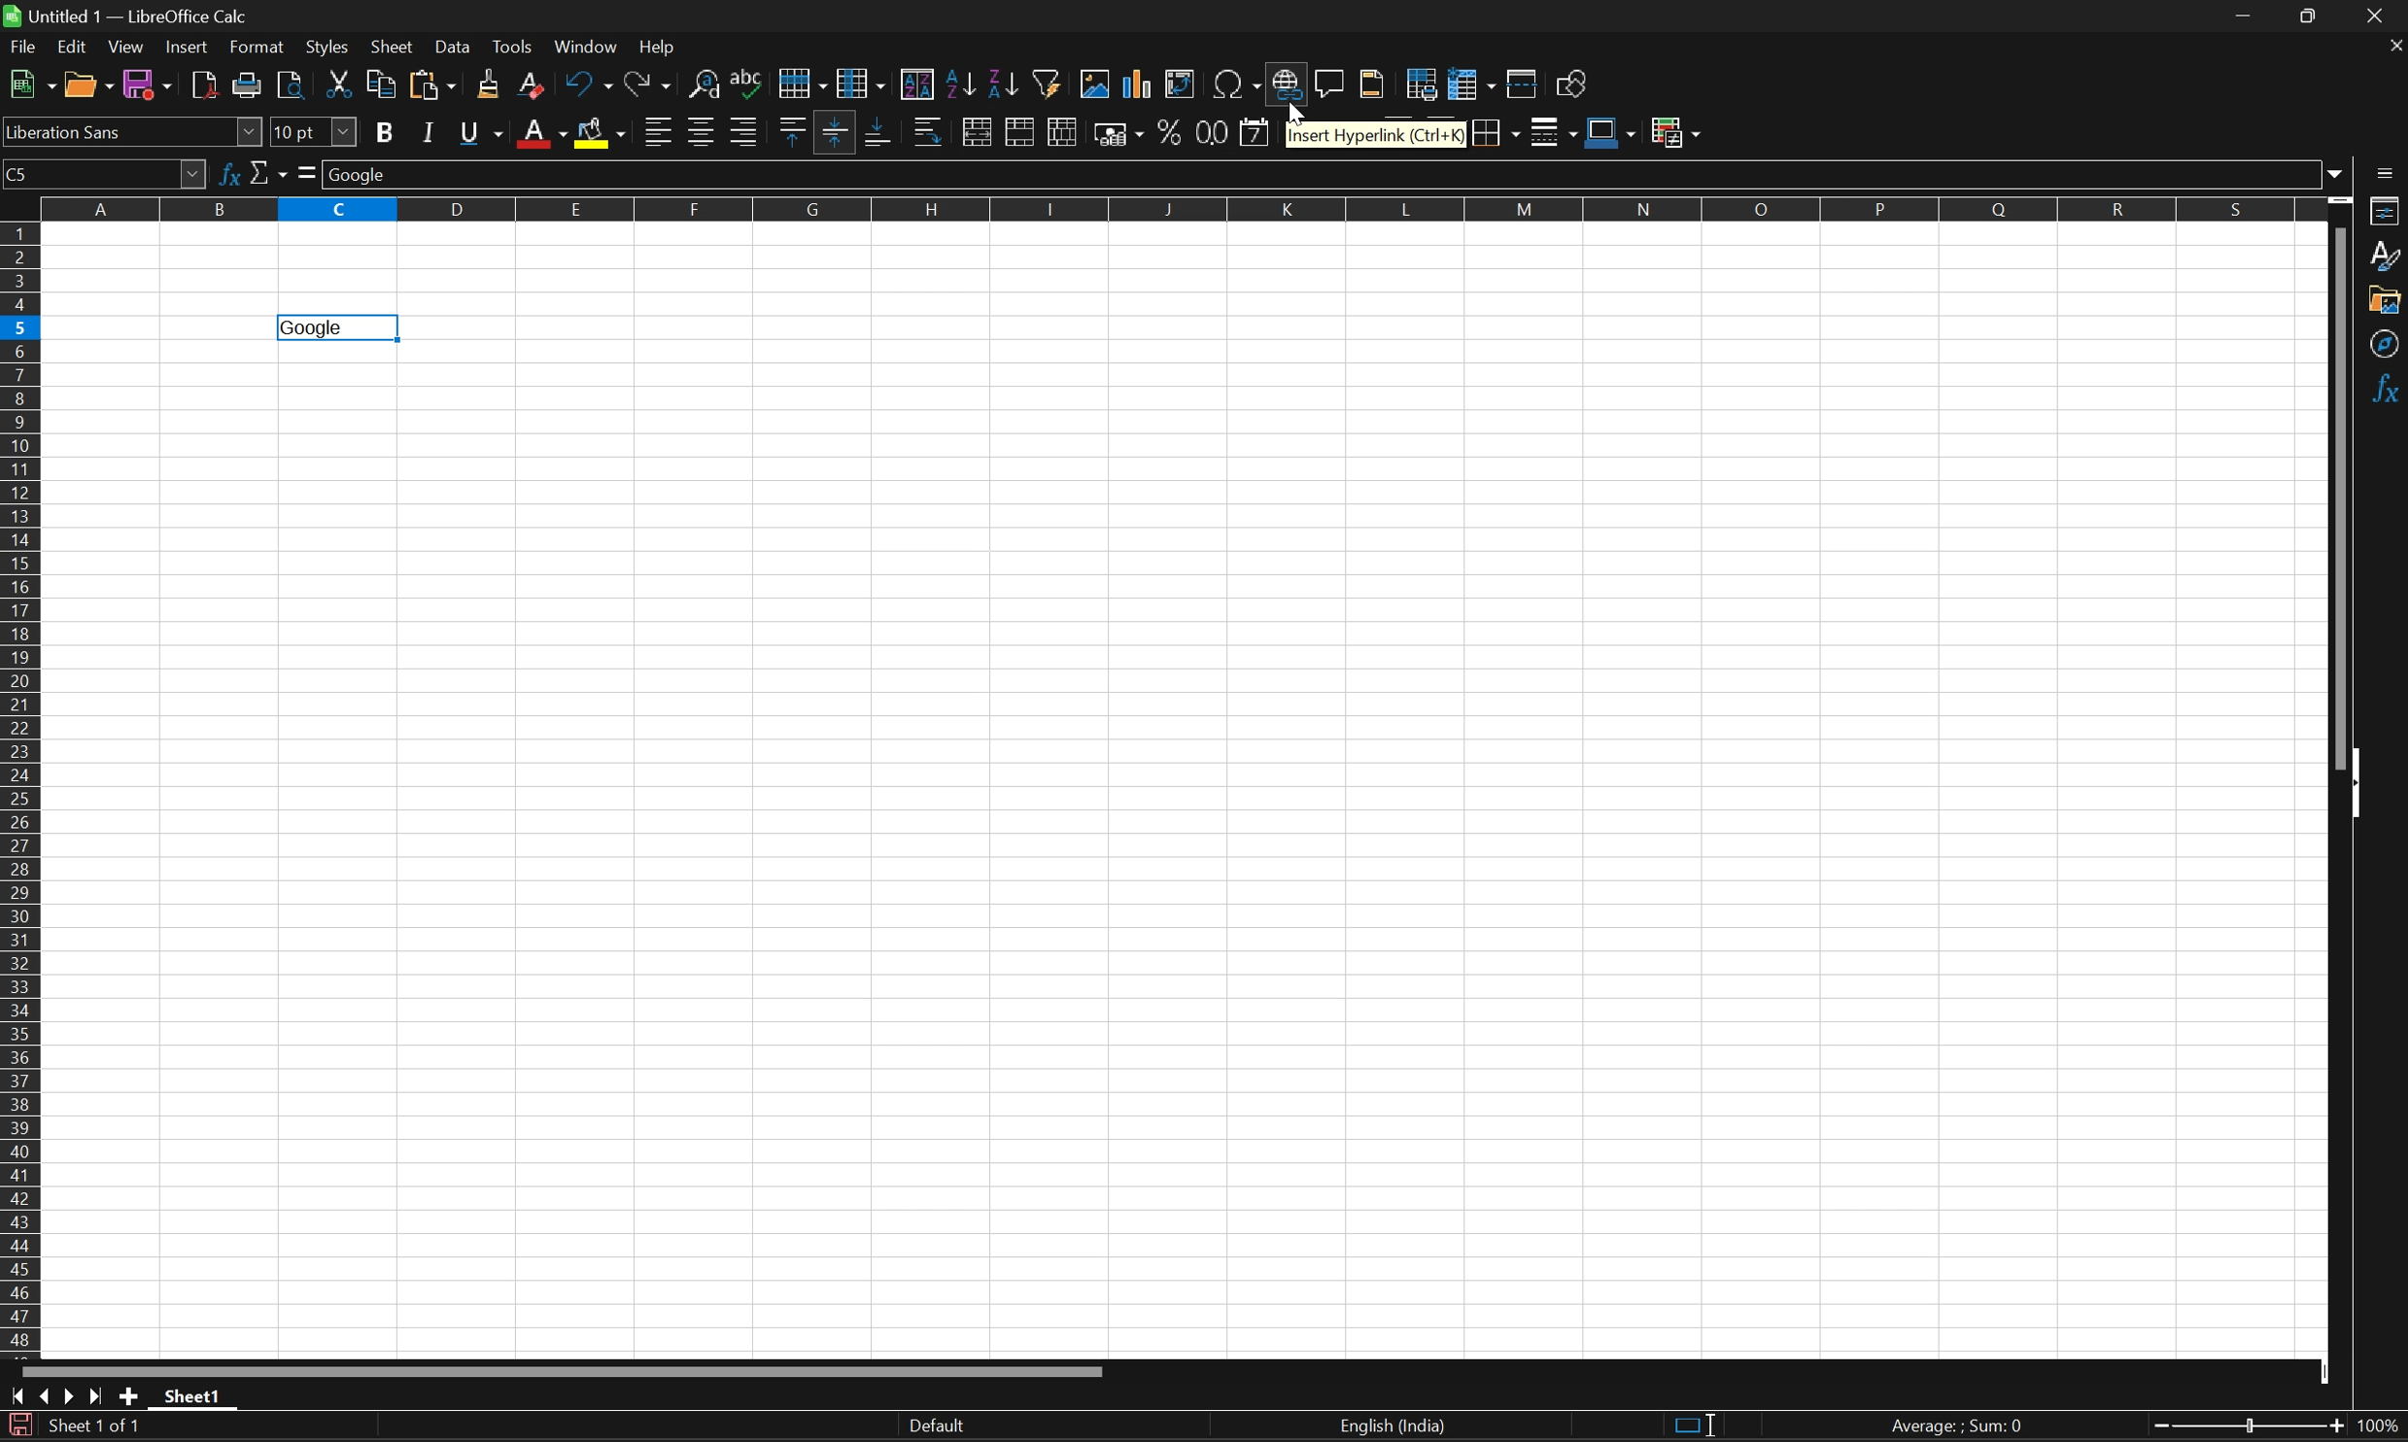 Image resolution: width=2408 pixels, height=1442 pixels. What do you see at coordinates (1421, 81) in the screenshot?
I see `Define print area` at bounding box center [1421, 81].